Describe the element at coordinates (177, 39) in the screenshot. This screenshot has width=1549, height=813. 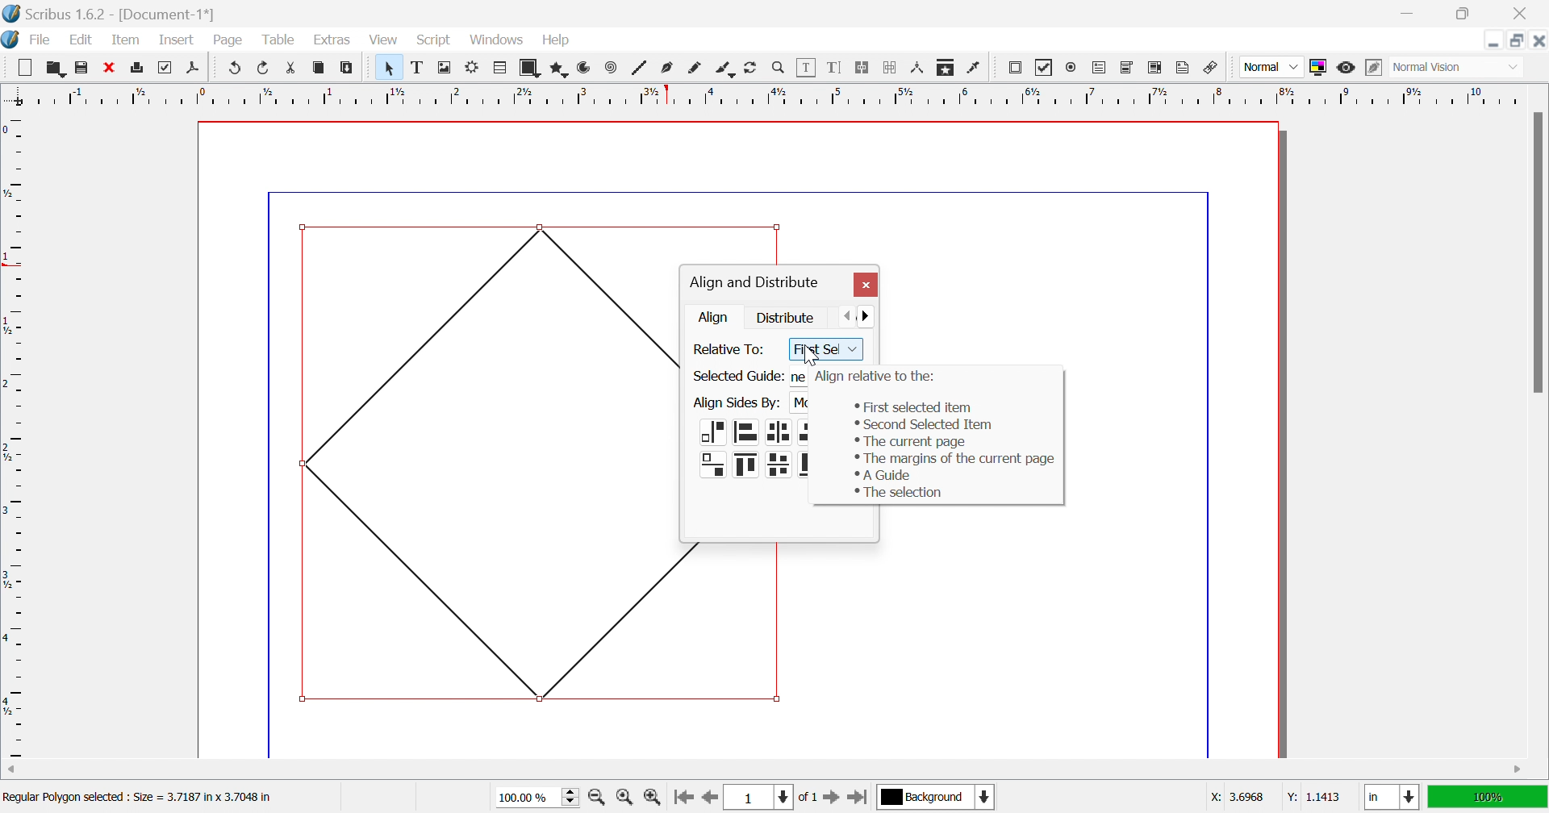
I see `Insert` at that location.